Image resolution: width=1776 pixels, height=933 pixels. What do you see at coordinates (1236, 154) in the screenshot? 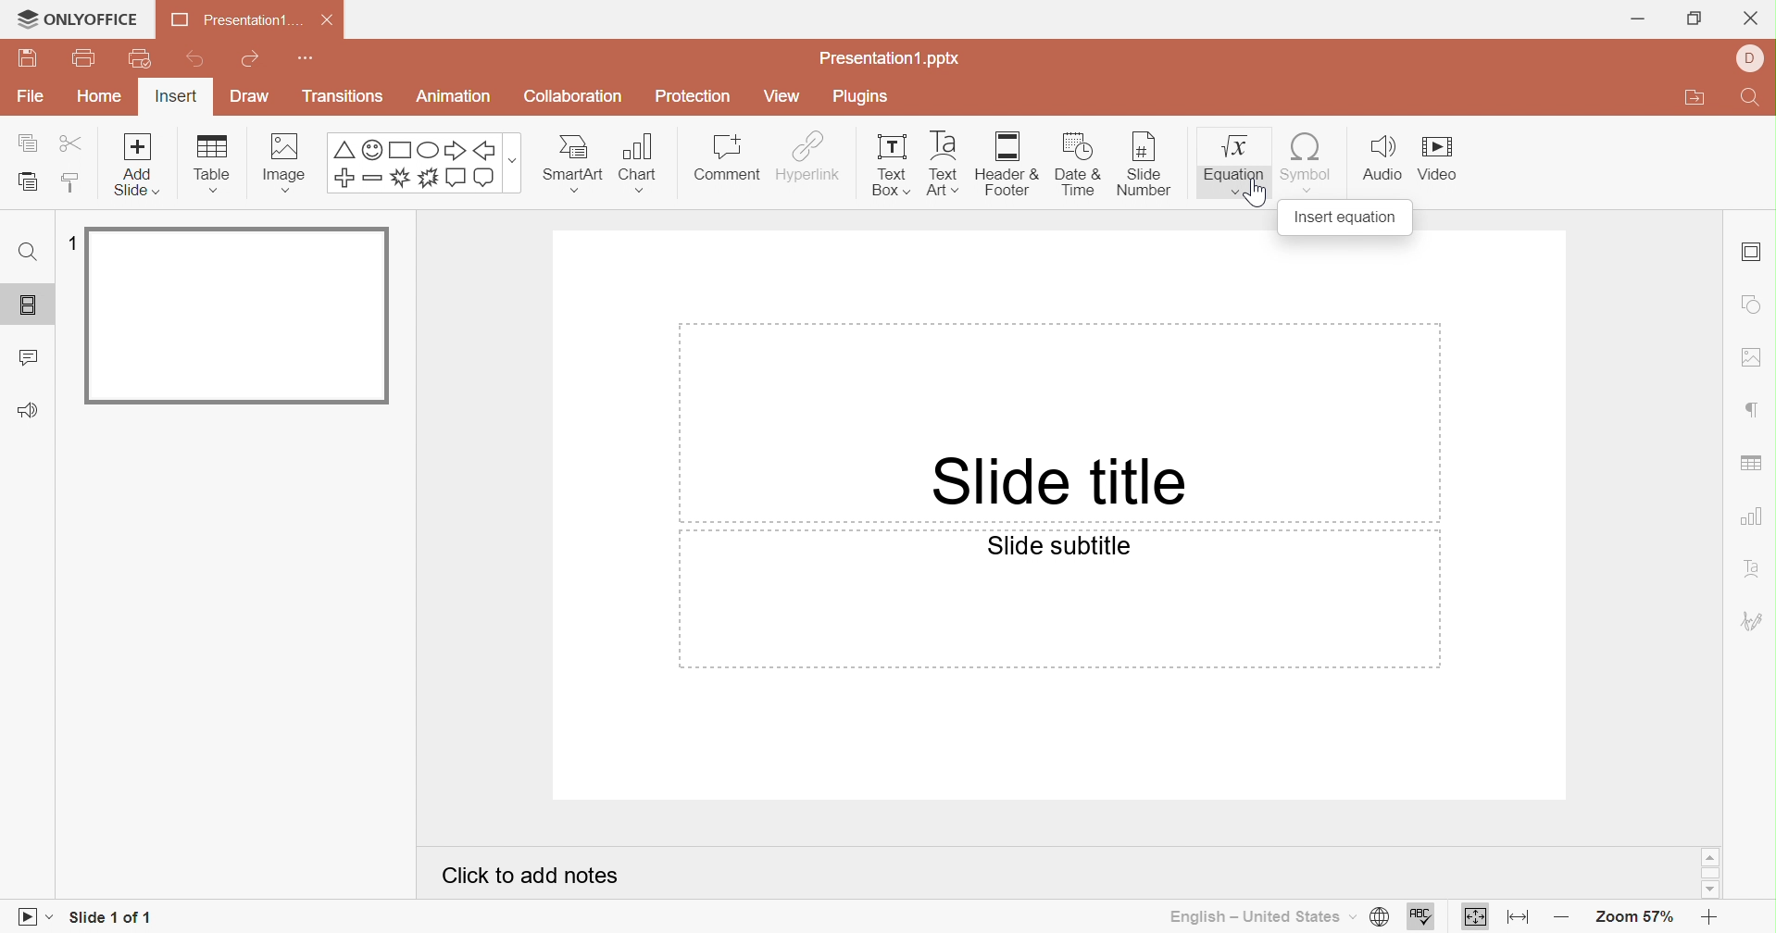
I see `Equation` at bounding box center [1236, 154].